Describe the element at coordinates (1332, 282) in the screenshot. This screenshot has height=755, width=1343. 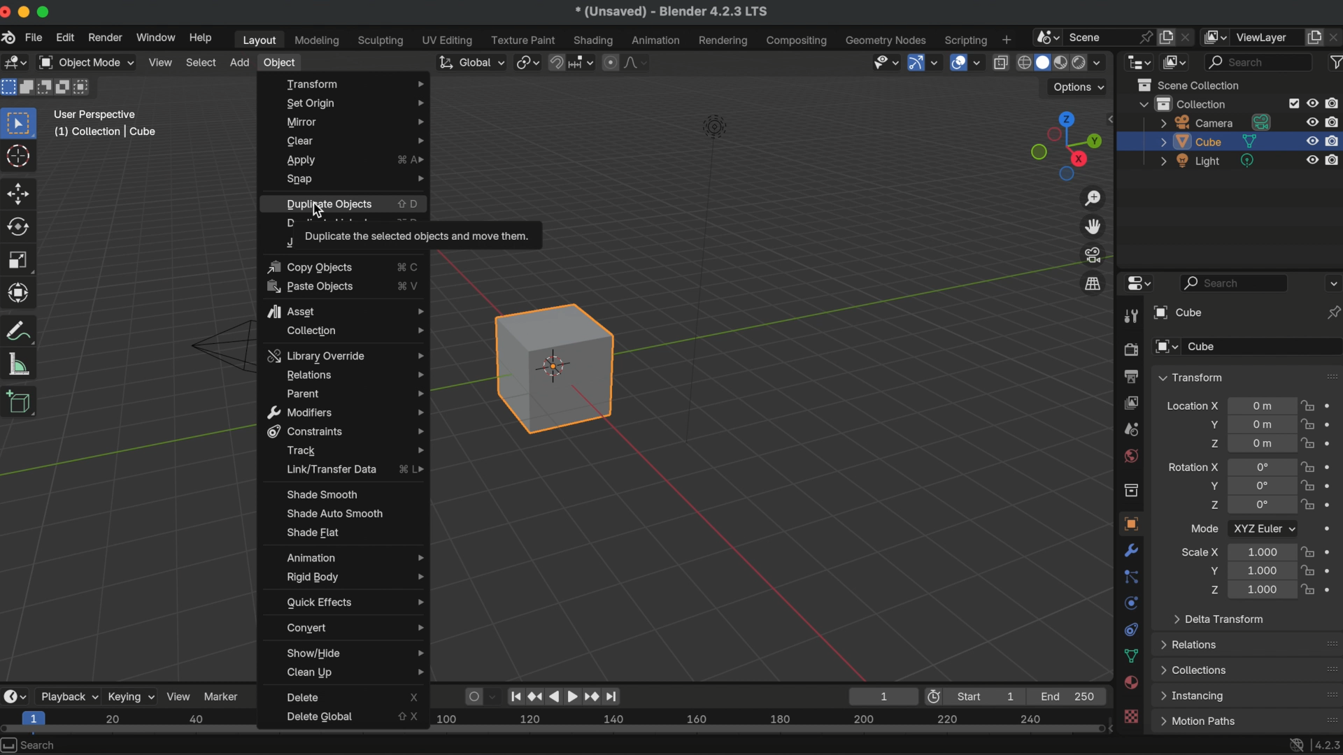
I see `options` at that location.